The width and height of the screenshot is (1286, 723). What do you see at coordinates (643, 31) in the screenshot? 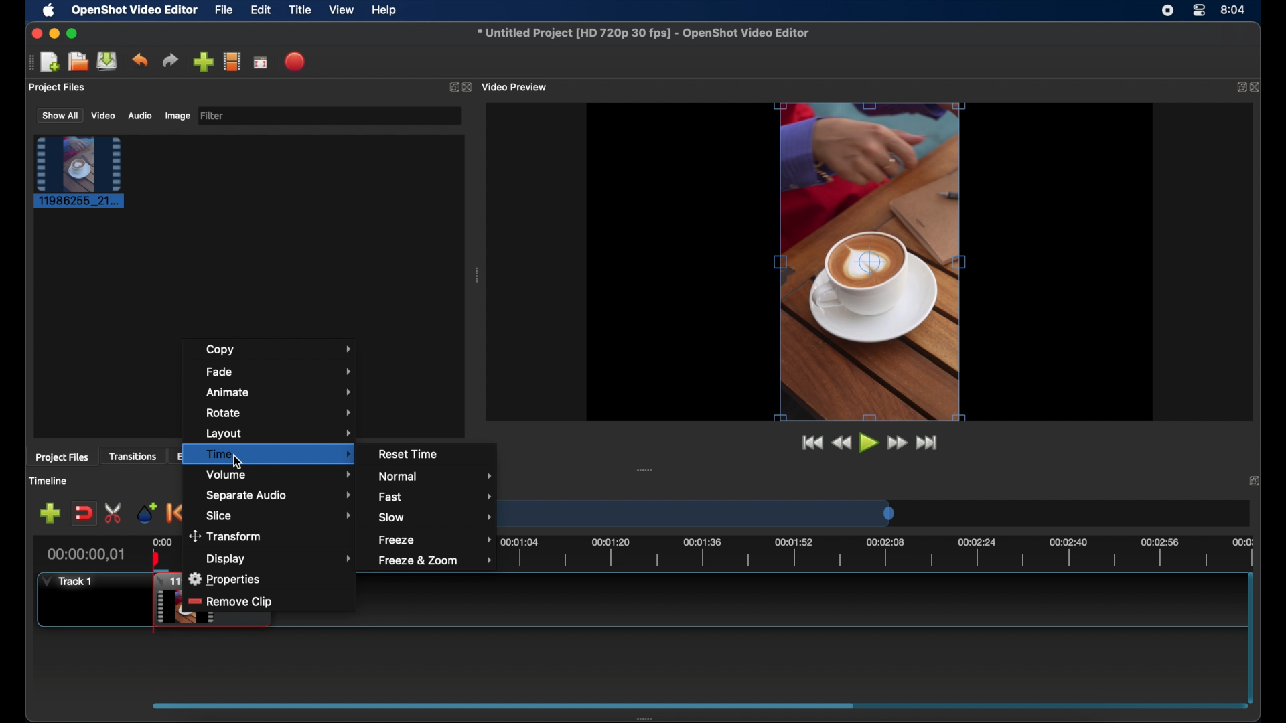
I see `file name` at bounding box center [643, 31].